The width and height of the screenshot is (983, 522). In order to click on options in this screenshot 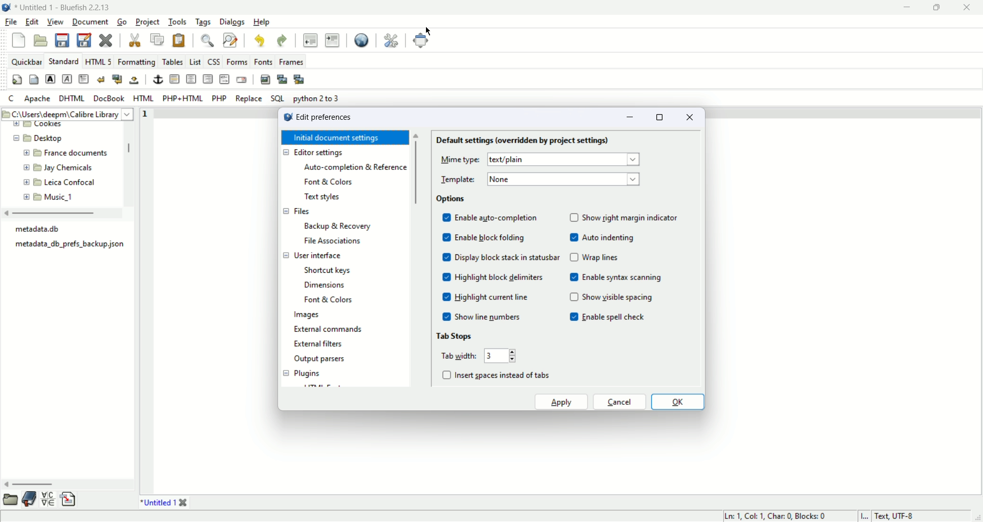, I will do `click(451, 199)`.